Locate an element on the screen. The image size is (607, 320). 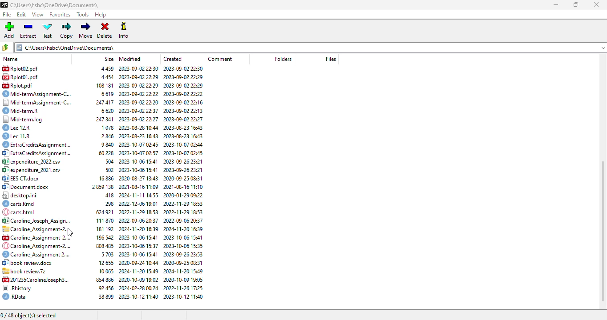
10 065 is located at coordinates (105, 271).